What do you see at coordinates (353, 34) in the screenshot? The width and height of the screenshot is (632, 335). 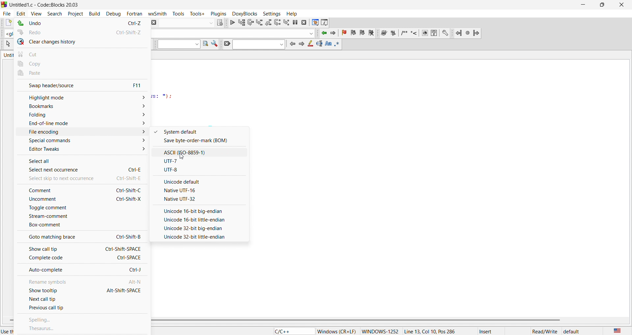 I see `previous bookmark` at bounding box center [353, 34].